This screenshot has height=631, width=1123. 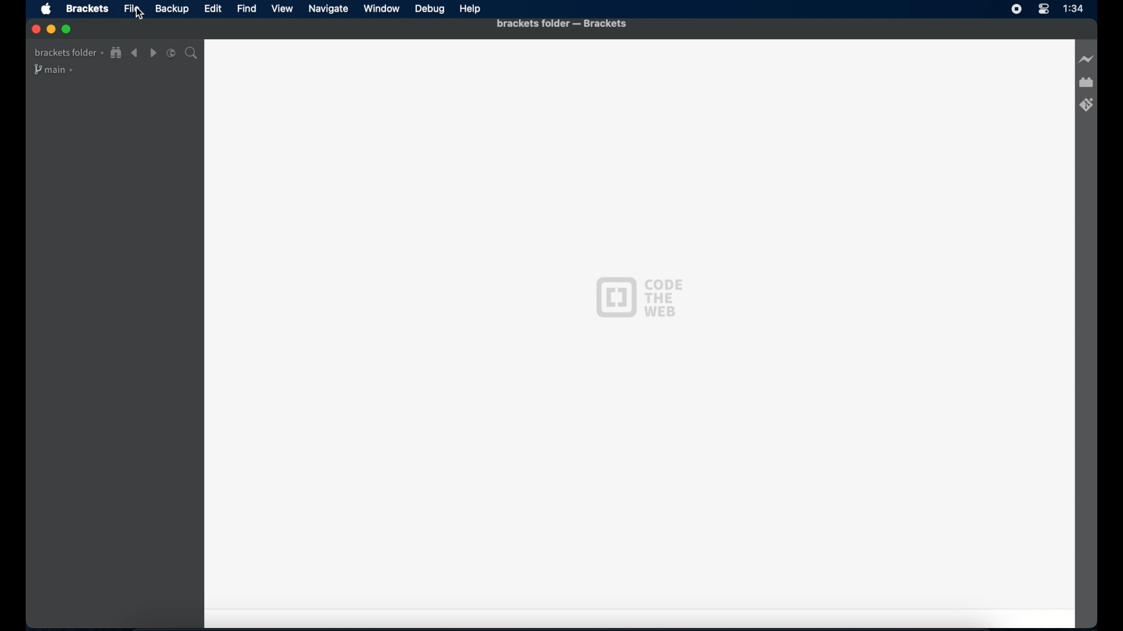 What do you see at coordinates (1087, 105) in the screenshot?
I see `Brackets git extension` at bounding box center [1087, 105].